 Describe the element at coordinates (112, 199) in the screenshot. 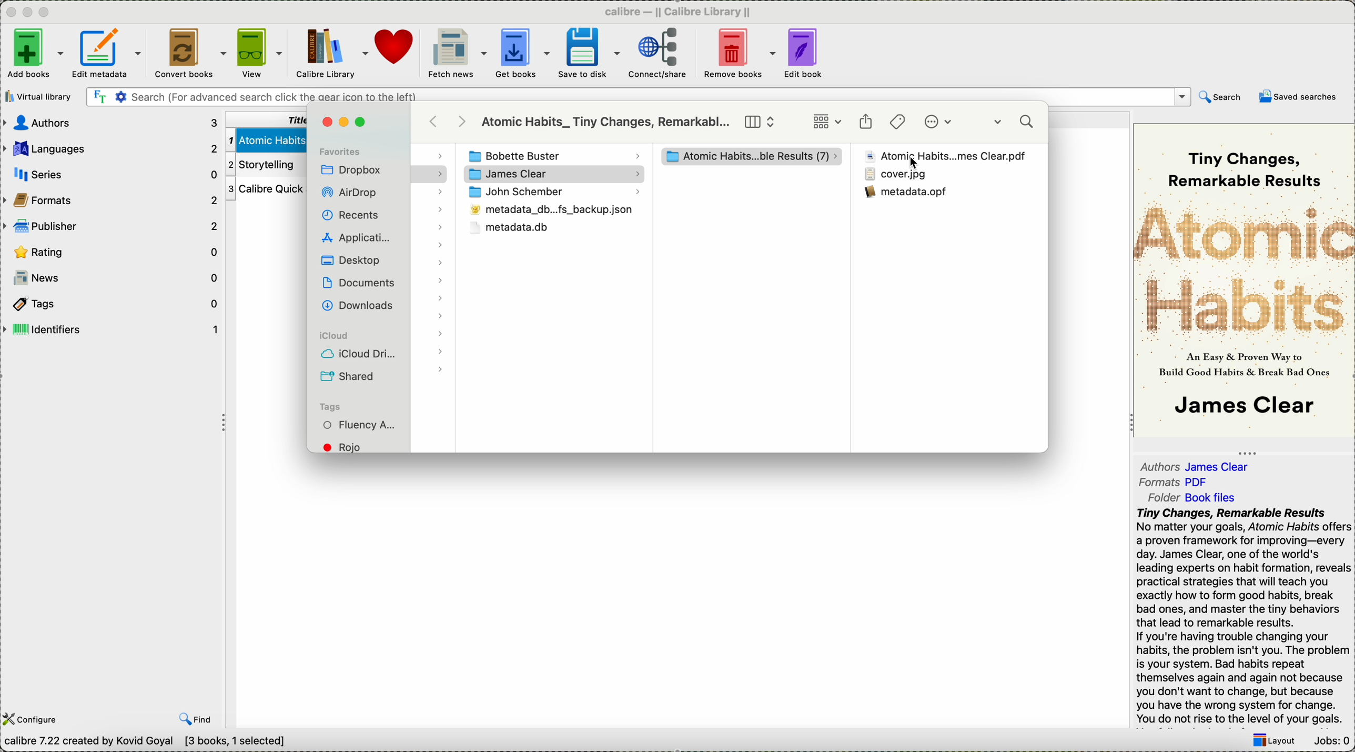

I see `formats` at that location.